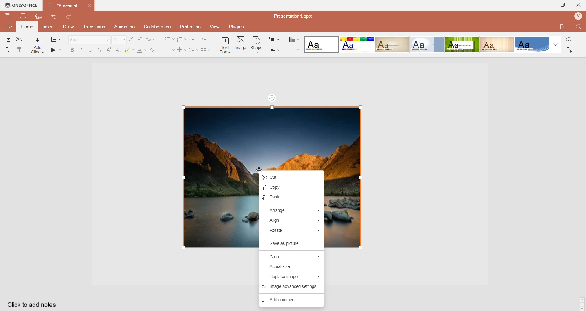 The width and height of the screenshot is (586, 311). Describe the element at coordinates (241, 45) in the screenshot. I see `Insert Image` at that location.